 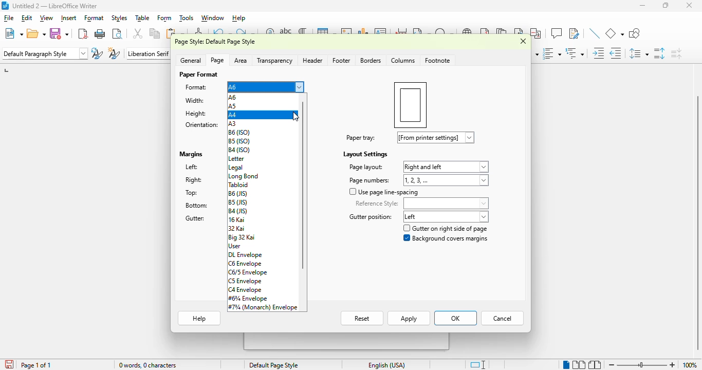 What do you see at coordinates (524, 41) in the screenshot?
I see `close` at bounding box center [524, 41].